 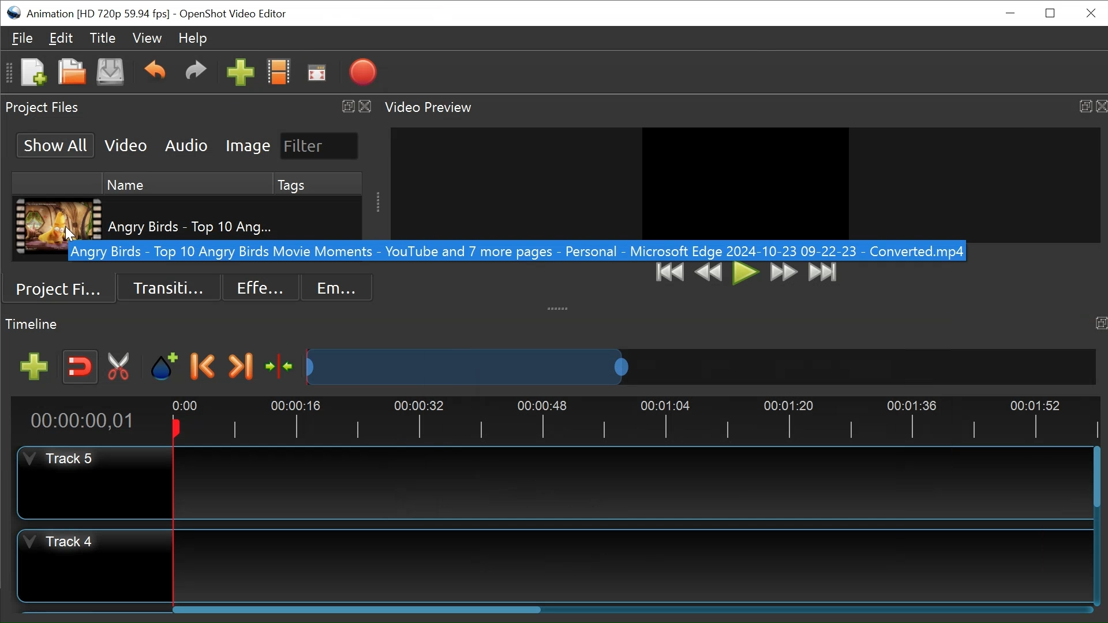 I want to click on Add Marker, so click(x=165, y=367).